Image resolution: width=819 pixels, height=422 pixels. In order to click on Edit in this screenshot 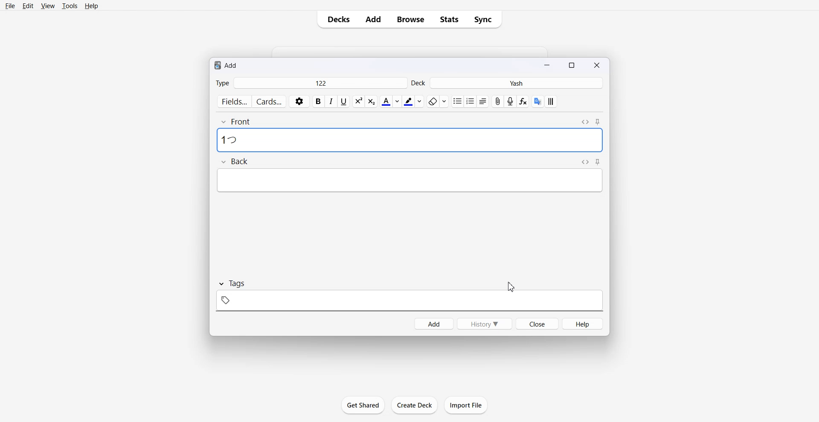, I will do `click(28, 6)`.